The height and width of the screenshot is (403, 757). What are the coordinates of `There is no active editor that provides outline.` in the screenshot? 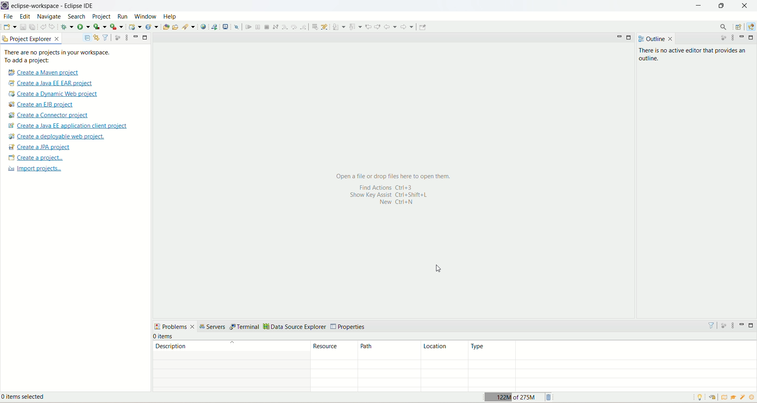 It's located at (695, 55).